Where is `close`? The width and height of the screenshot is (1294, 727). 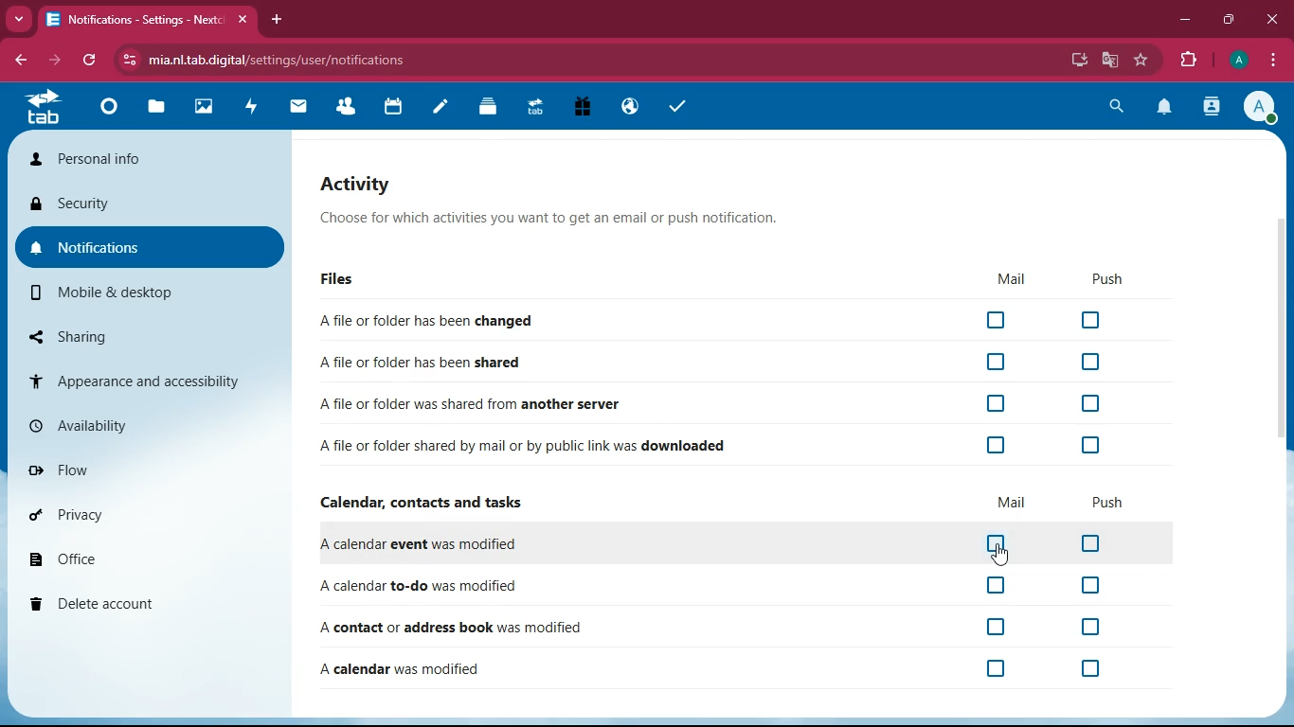
close is located at coordinates (1271, 21).